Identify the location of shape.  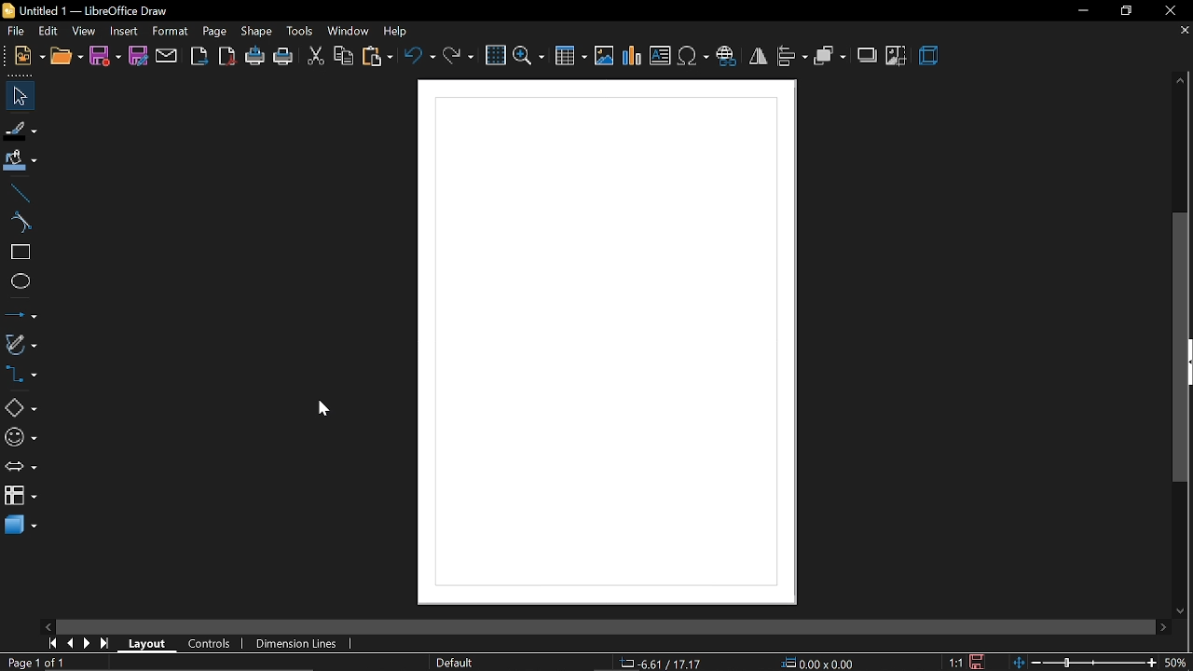
(259, 32).